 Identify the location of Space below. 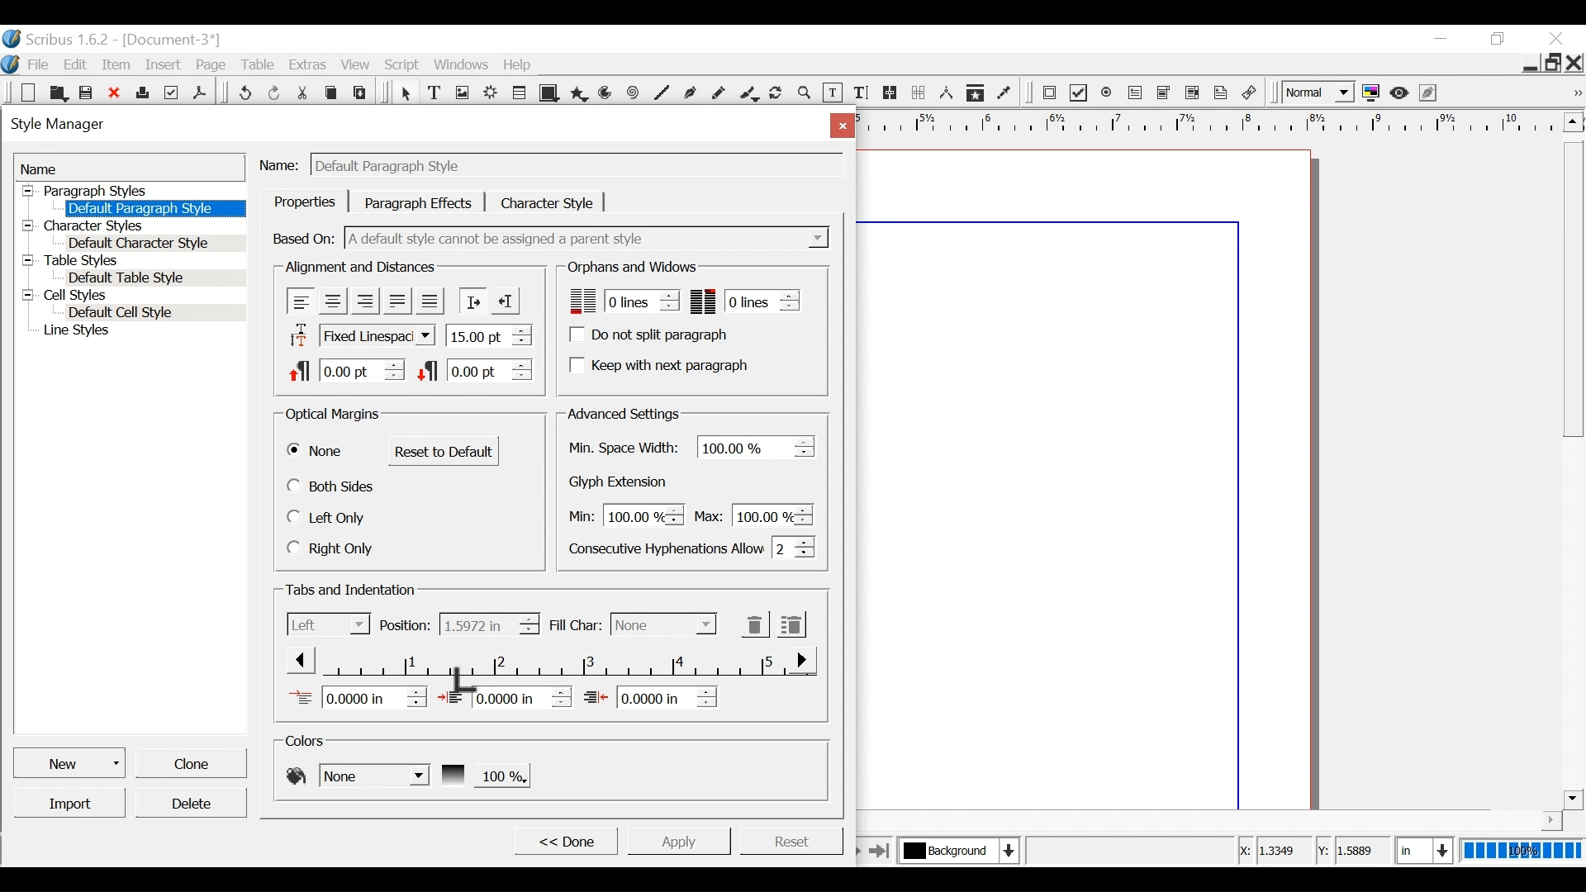
(474, 369).